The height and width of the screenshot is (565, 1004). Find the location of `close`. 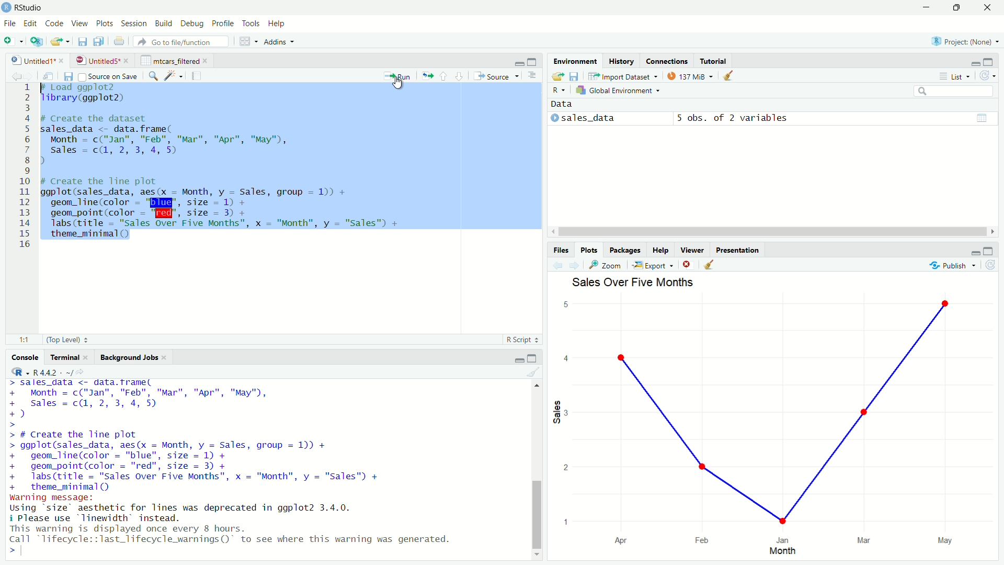

close is located at coordinates (89, 357).